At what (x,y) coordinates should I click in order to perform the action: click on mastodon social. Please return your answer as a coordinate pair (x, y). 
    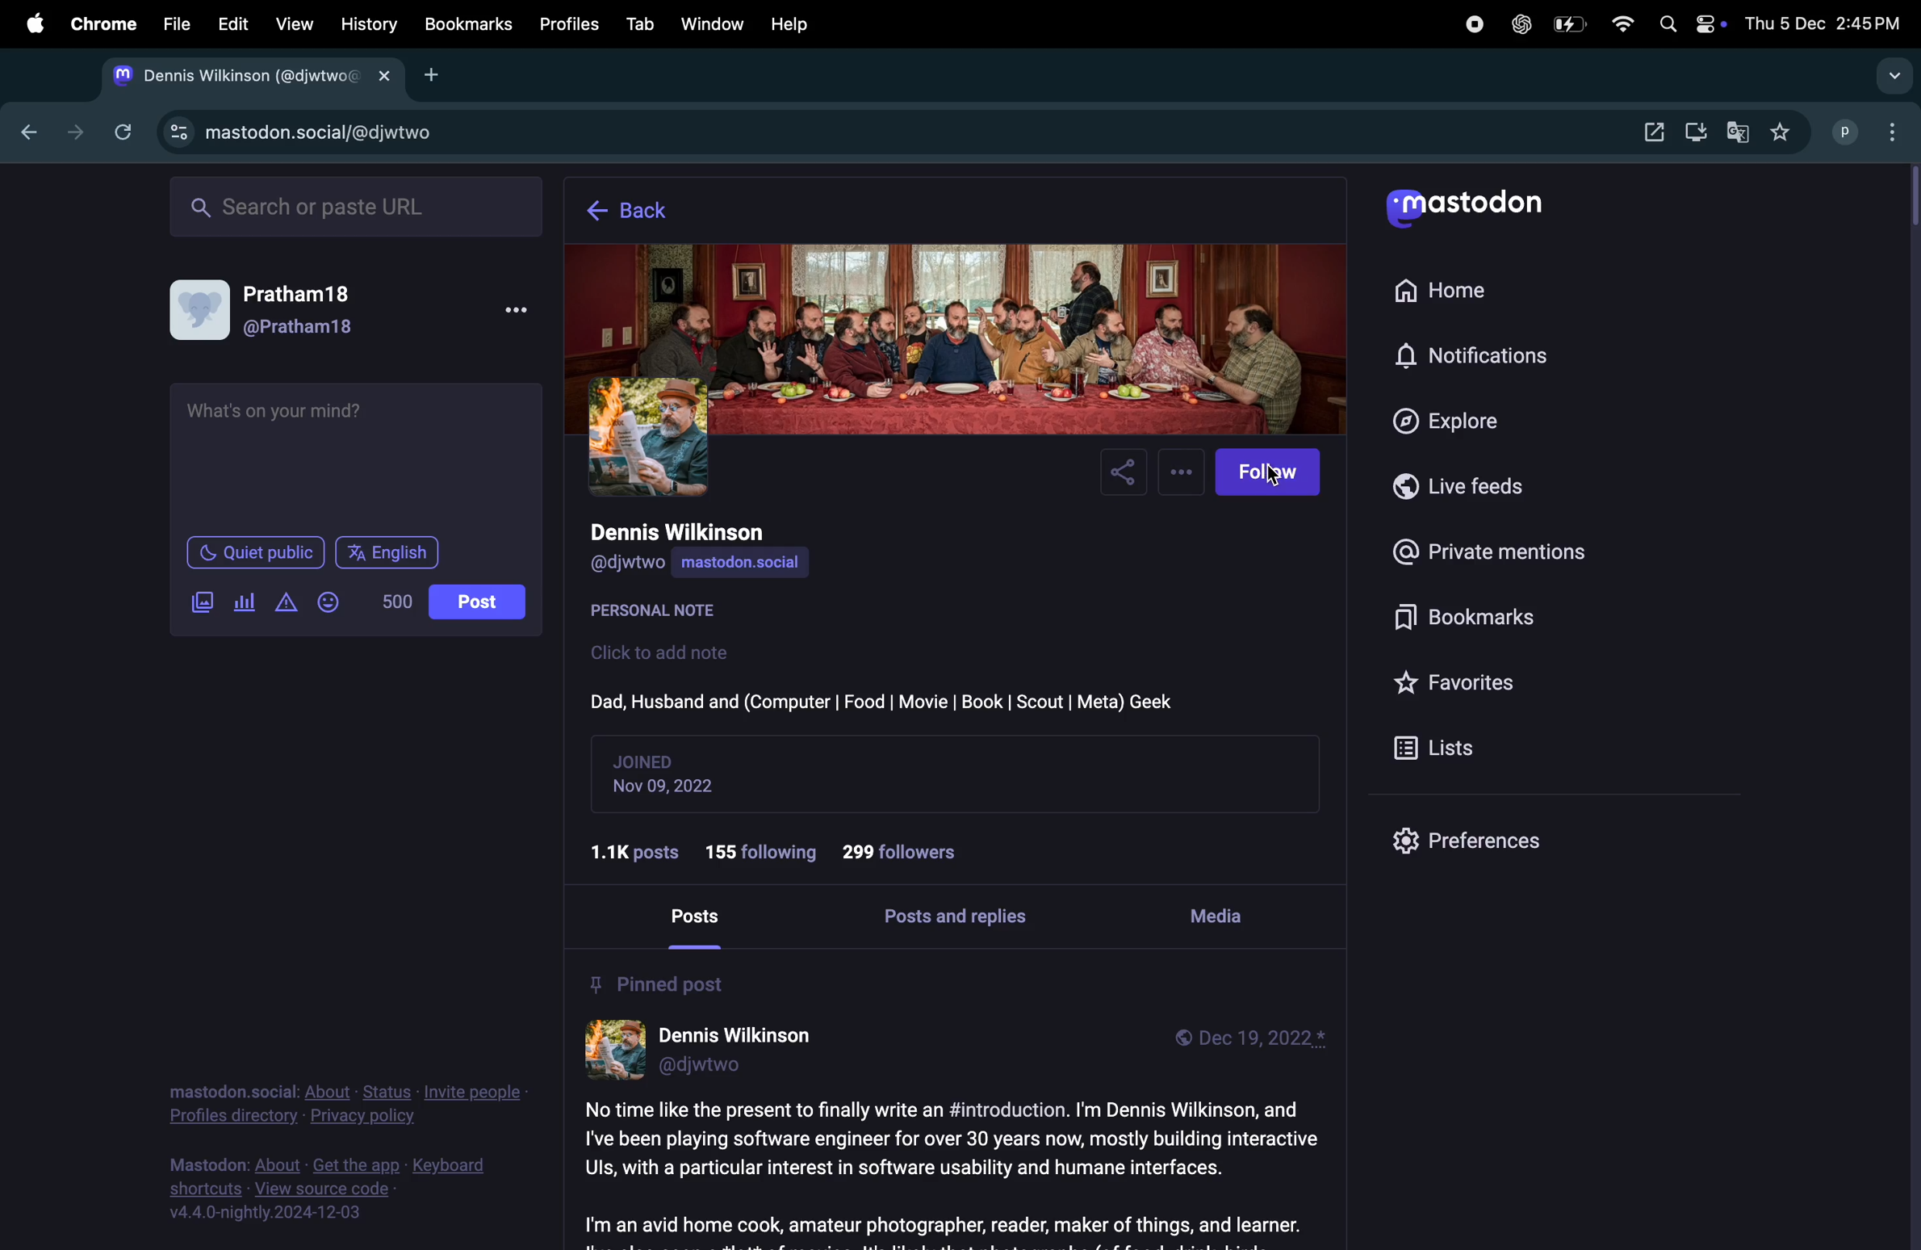
    Looking at the image, I should click on (765, 564).